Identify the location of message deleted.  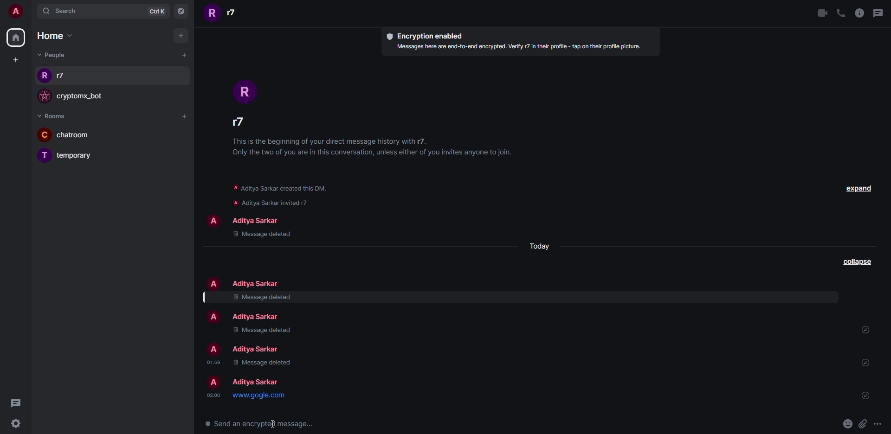
(261, 235).